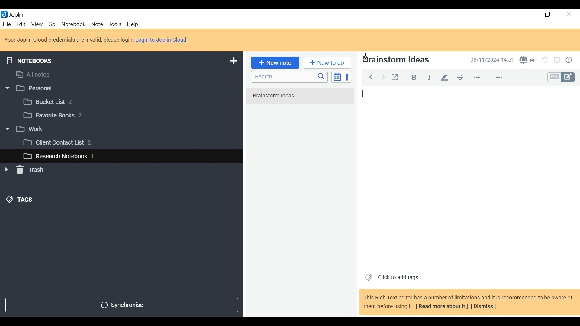 The image size is (580, 326). Describe the element at coordinates (562, 77) in the screenshot. I see `Toggle Editor` at that location.